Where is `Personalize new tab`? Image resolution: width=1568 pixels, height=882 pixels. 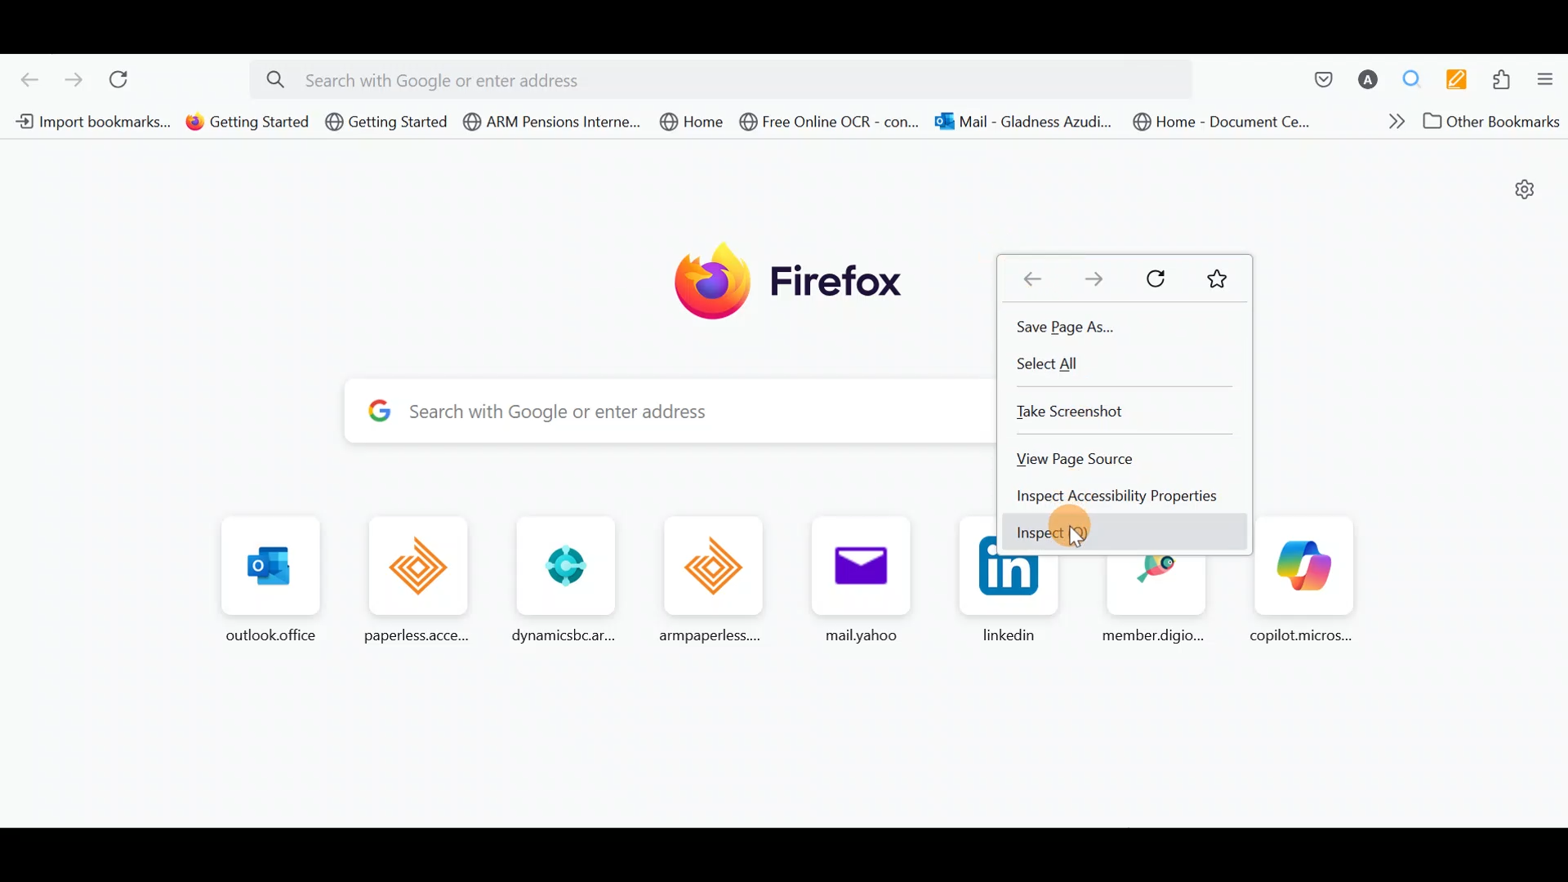
Personalize new tab is located at coordinates (1520, 192).